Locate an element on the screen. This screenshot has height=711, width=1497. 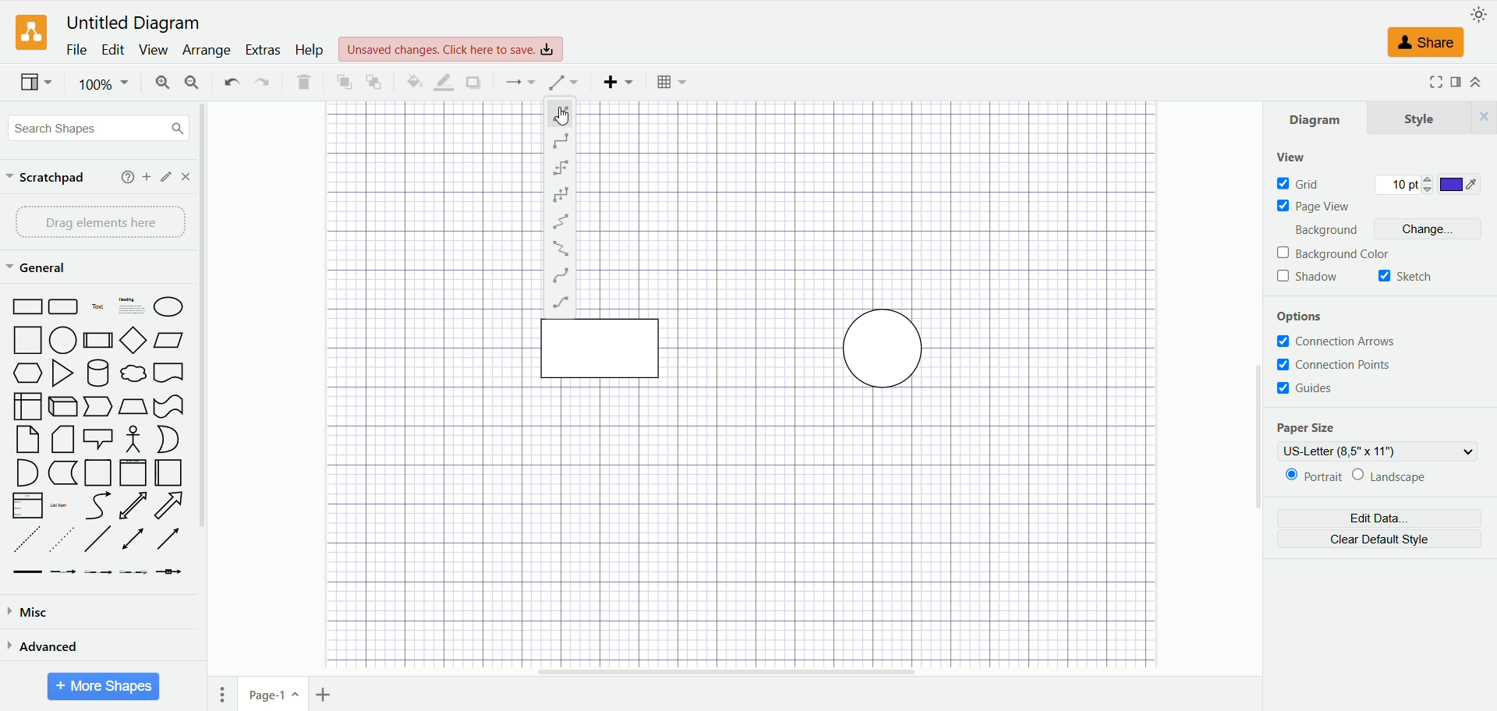
Orthogonal Waypoint is located at coordinates (562, 140).